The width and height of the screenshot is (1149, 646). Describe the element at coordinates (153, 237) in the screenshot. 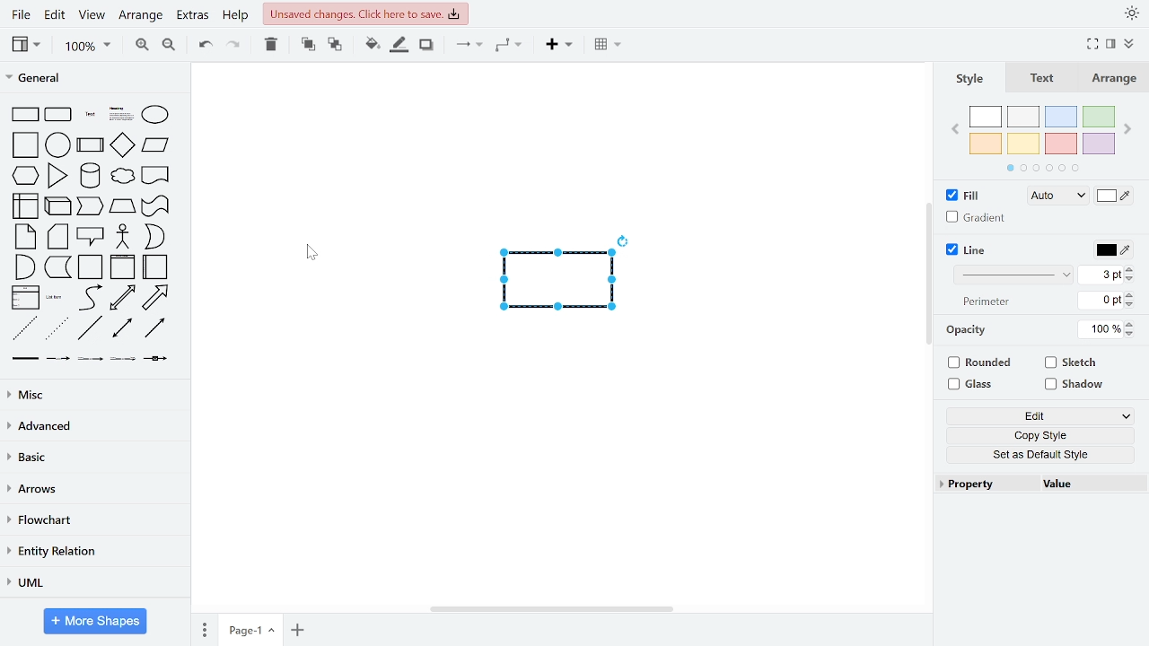

I see `general shapes` at that location.